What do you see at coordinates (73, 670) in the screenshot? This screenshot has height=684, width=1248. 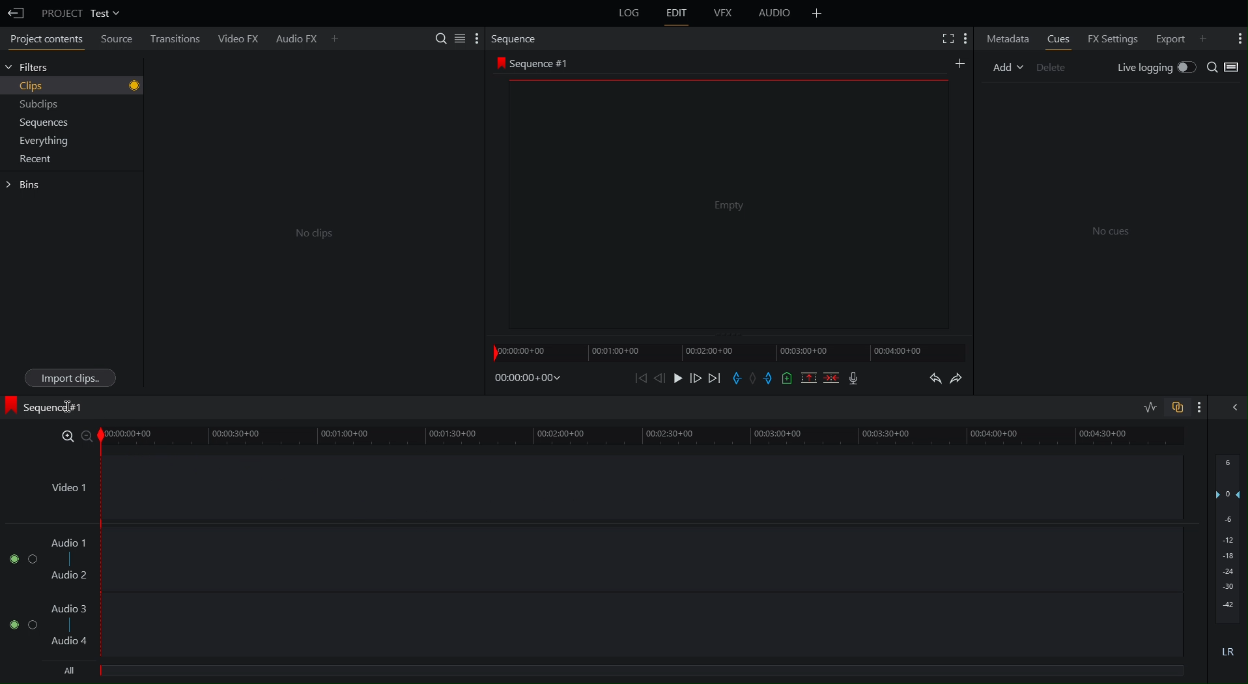 I see `All` at bounding box center [73, 670].